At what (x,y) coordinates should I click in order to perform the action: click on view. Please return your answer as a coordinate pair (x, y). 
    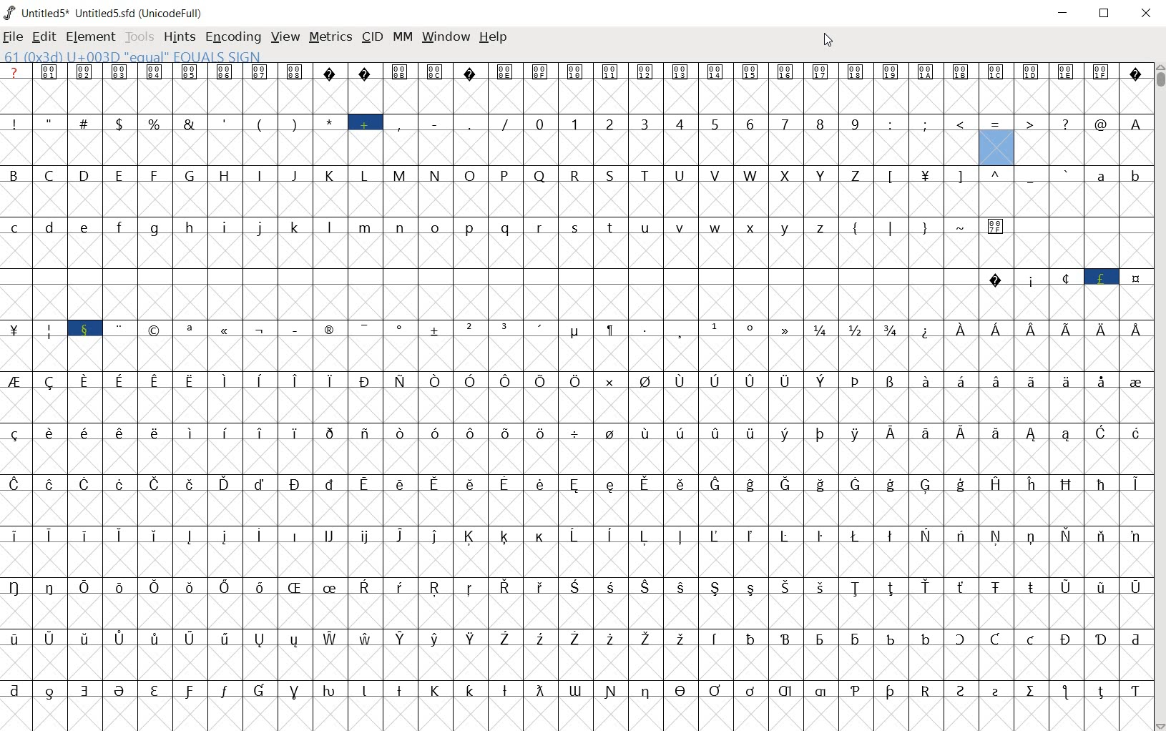
    Looking at the image, I should click on (284, 38).